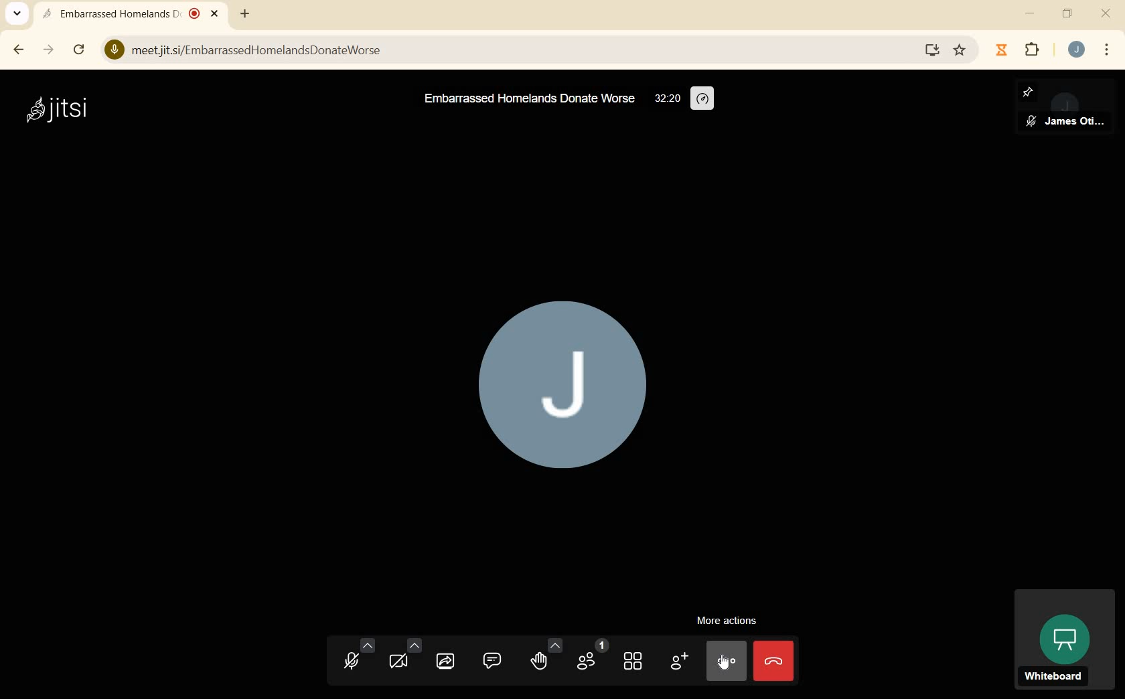  I want to click on system name, so click(56, 109).